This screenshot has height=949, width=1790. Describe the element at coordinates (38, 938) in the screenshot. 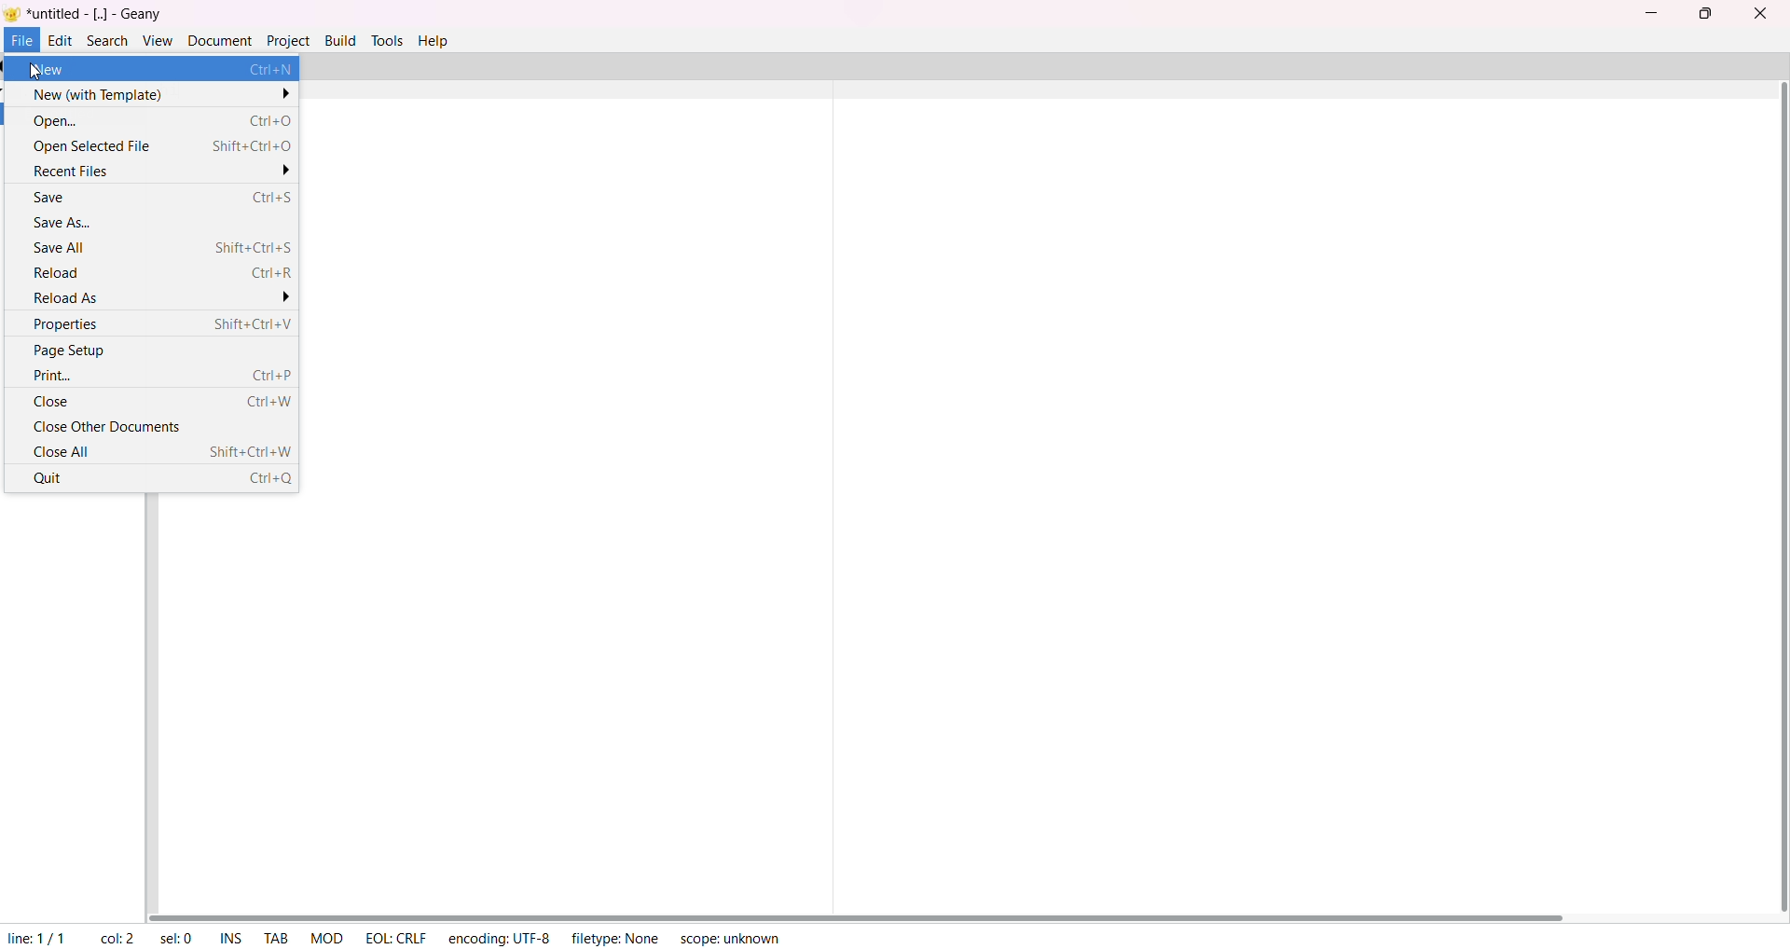

I see `line 1/1` at that location.